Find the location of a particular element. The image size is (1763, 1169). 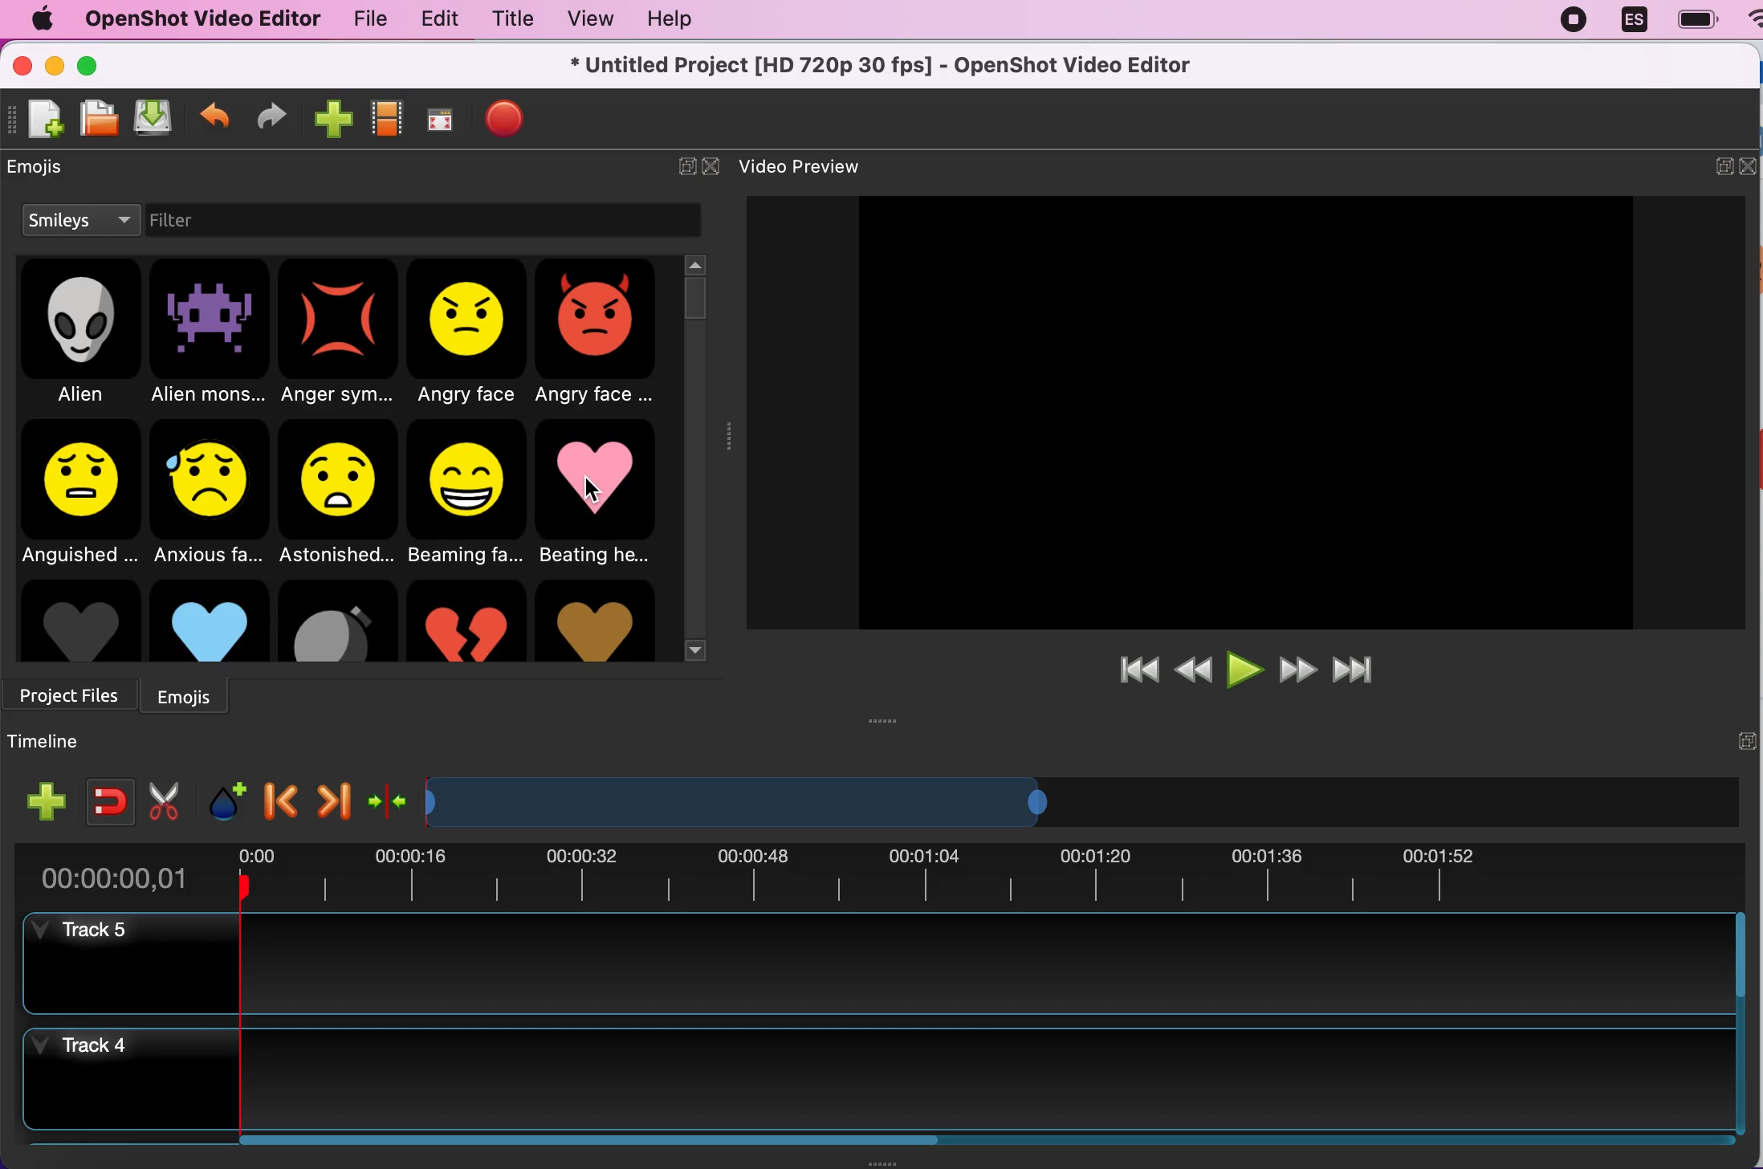

expand/hide is located at coordinates (1724, 165).